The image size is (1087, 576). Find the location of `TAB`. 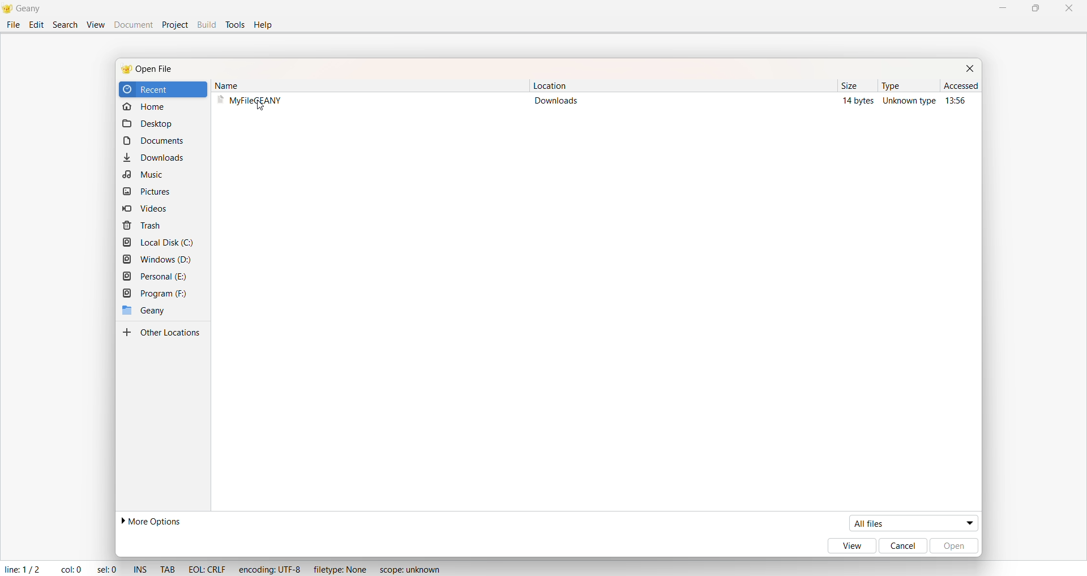

TAB is located at coordinates (169, 568).